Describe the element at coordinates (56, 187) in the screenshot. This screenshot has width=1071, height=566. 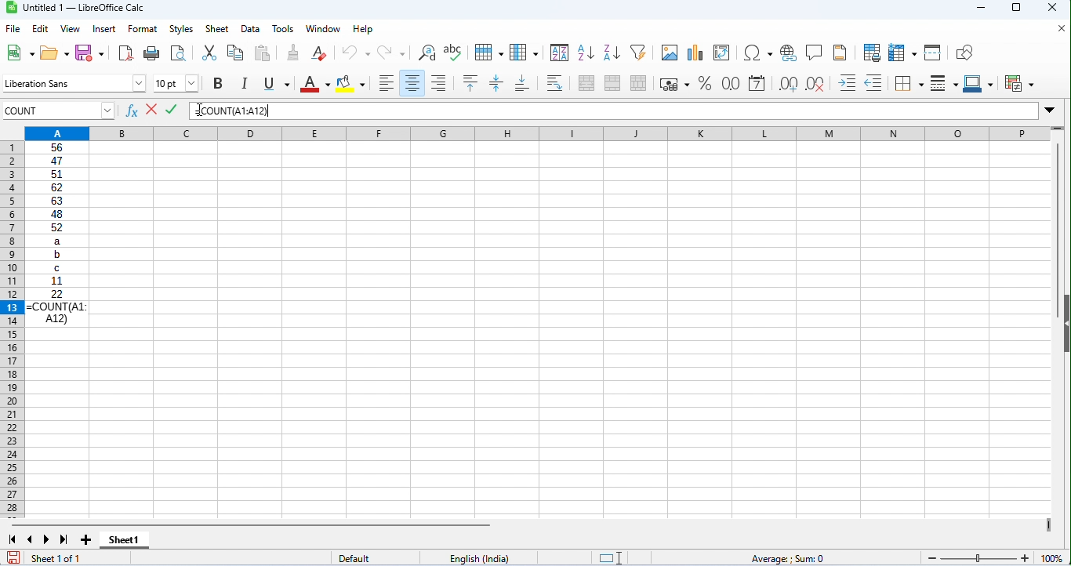
I see `62` at that location.